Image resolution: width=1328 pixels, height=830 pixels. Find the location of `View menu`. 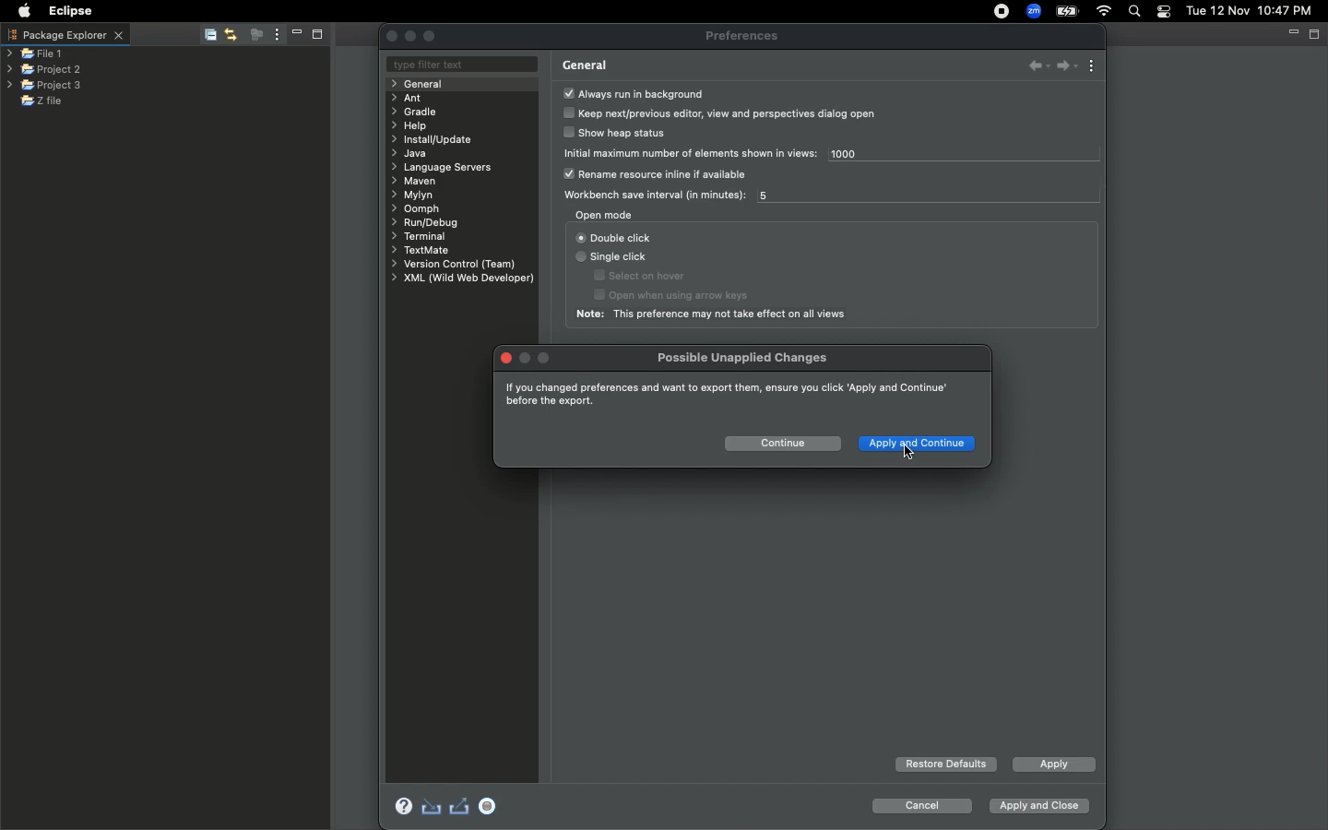

View menu is located at coordinates (1094, 65).